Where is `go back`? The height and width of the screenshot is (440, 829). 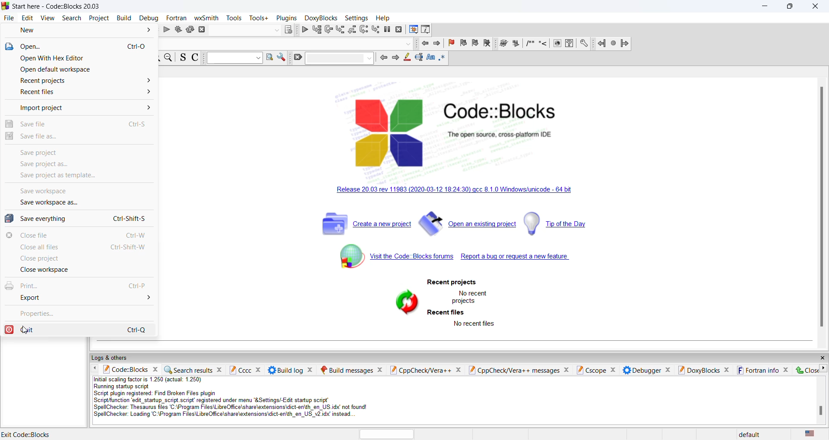 go back is located at coordinates (425, 44).